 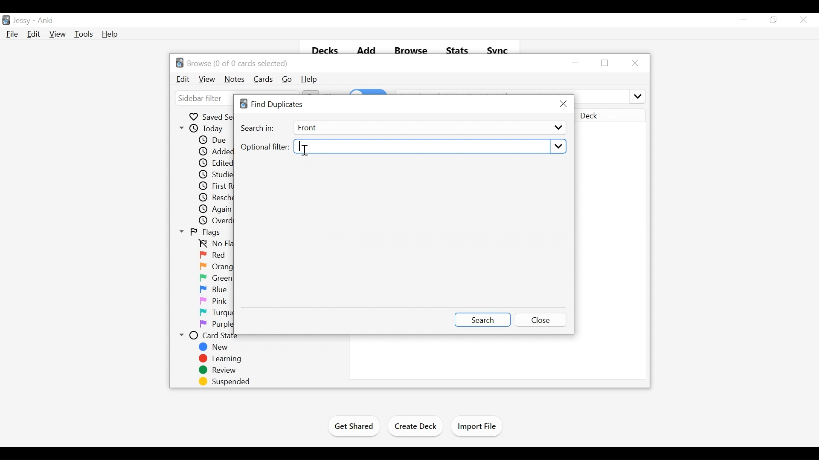 What do you see at coordinates (83, 34) in the screenshot?
I see `Tools` at bounding box center [83, 34].